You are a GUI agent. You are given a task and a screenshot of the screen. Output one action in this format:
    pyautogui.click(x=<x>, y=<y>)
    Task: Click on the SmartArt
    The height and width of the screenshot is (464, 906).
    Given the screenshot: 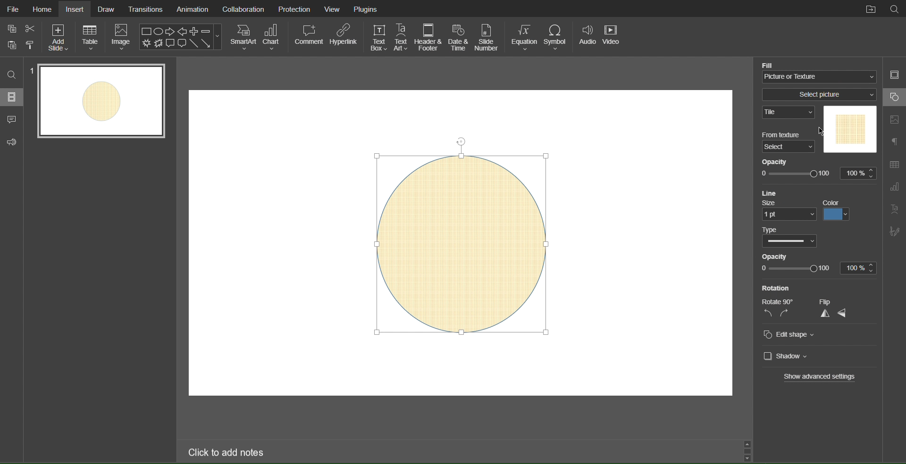 What is the action you would take?
    pyautogui.click(x=243, y=37)
    